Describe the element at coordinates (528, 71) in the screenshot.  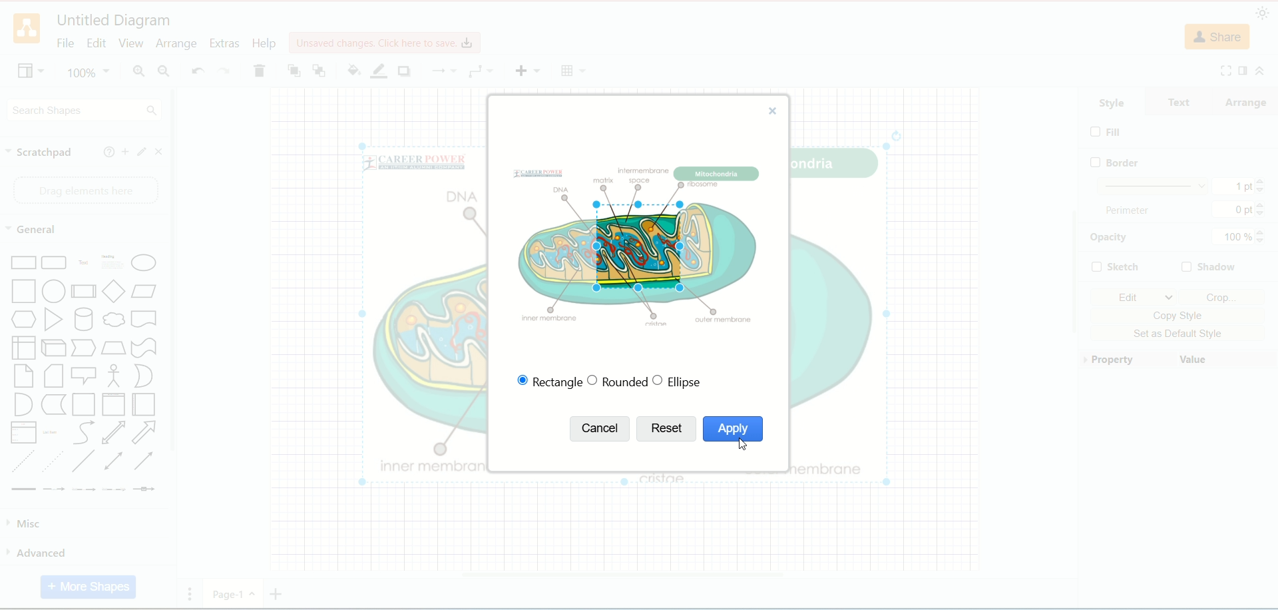
I see `insert` at that location.